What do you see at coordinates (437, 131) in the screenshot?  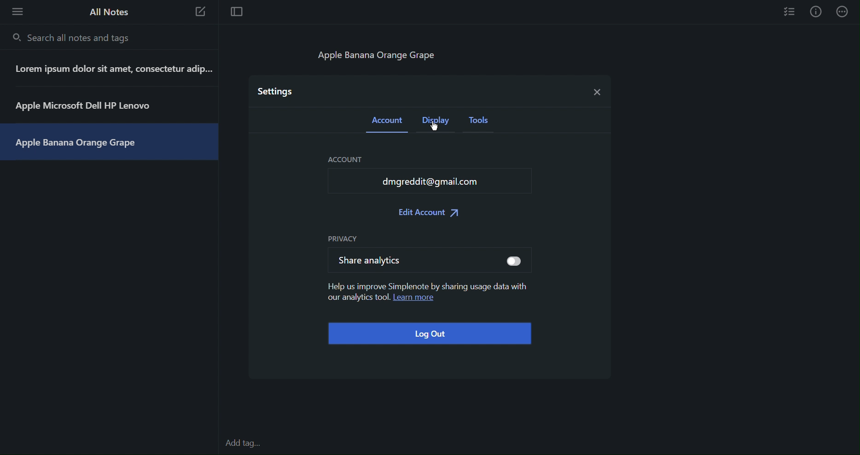 I see `cursor` at bounding box center [437, 131].